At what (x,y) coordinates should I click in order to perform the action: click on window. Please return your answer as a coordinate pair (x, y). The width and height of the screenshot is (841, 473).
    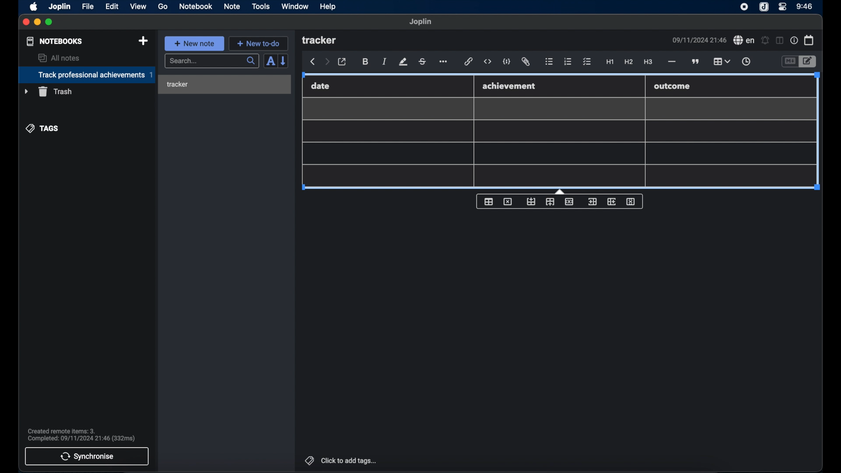
    Looking at the image, I should click on (294, 6).